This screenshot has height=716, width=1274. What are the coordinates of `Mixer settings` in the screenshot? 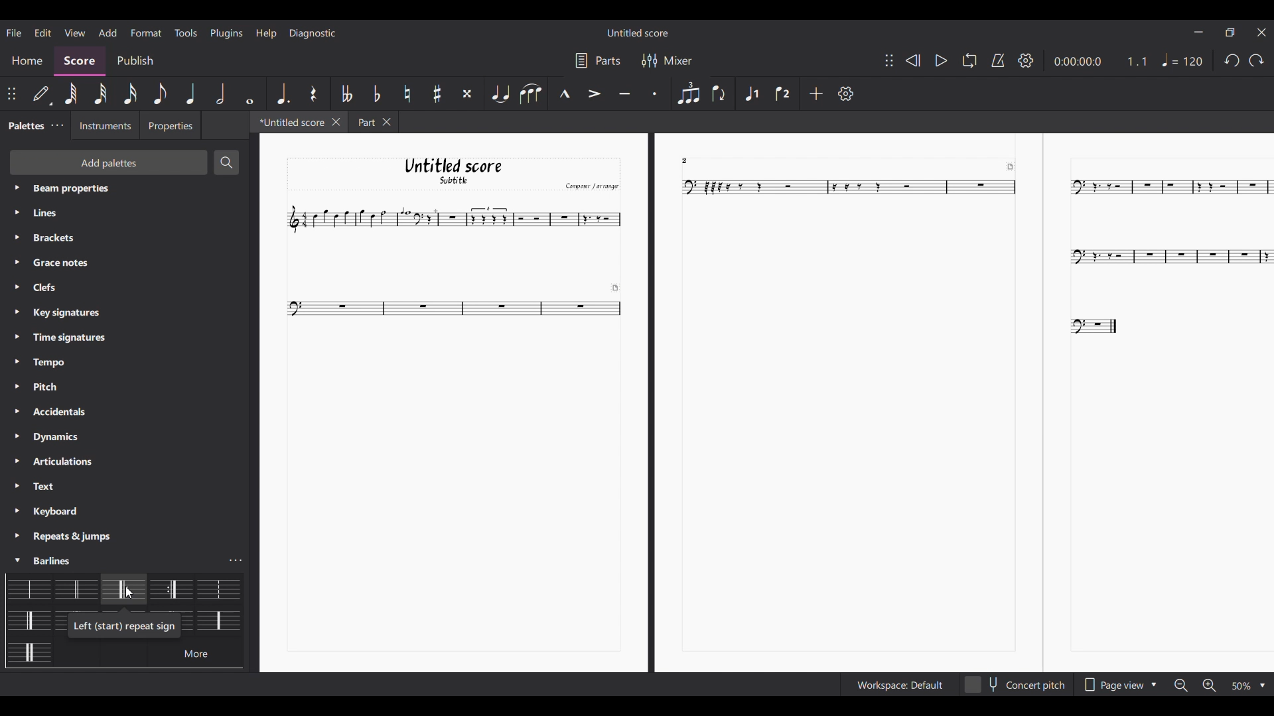 It's located at (668, 61).